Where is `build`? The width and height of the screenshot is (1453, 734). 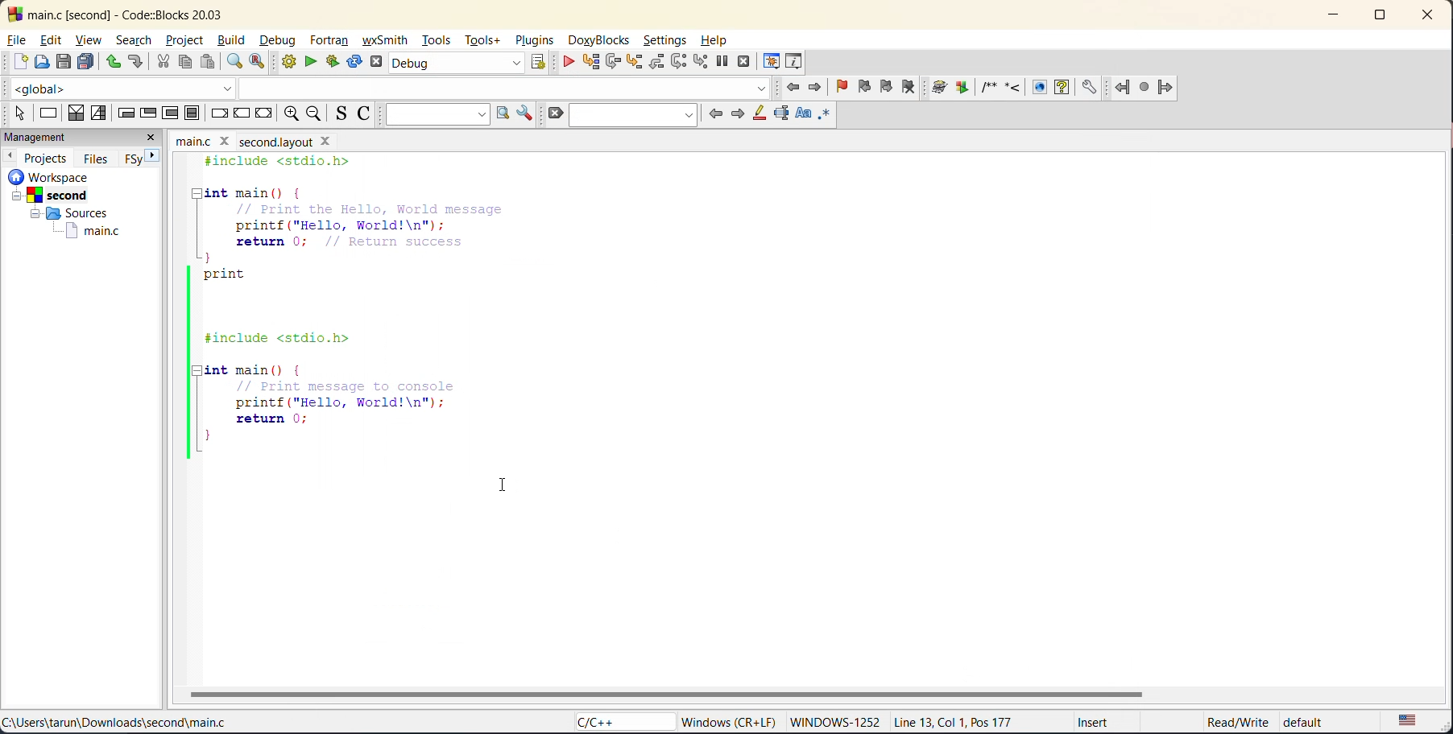
build is located at coordinates (291, 64).